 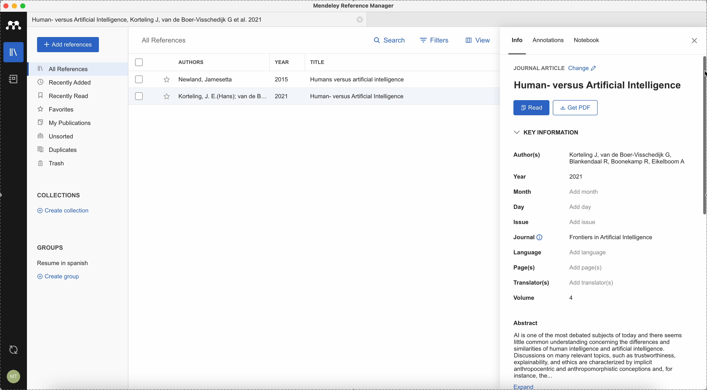 I want to click on Human-versus Artificial Intelligence, so click(x=359, y=95).